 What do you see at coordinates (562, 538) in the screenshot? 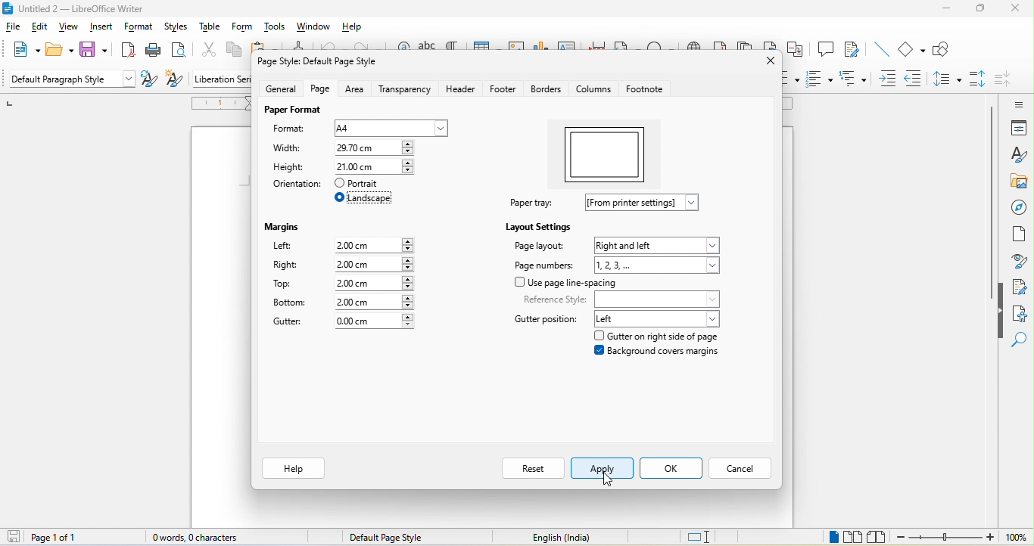
I see `text language` at bounding box center [562, 538].